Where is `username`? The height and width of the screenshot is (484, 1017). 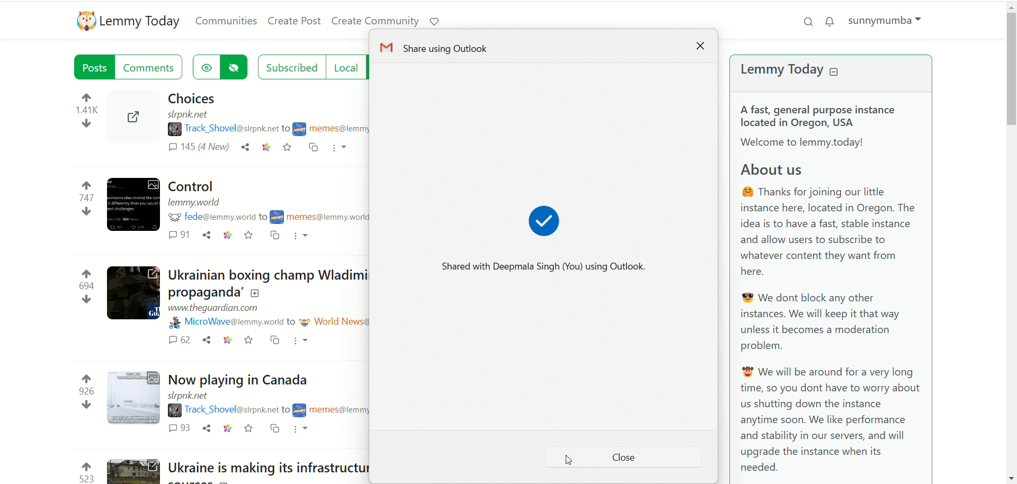
username is located at coordinates (222, 410).